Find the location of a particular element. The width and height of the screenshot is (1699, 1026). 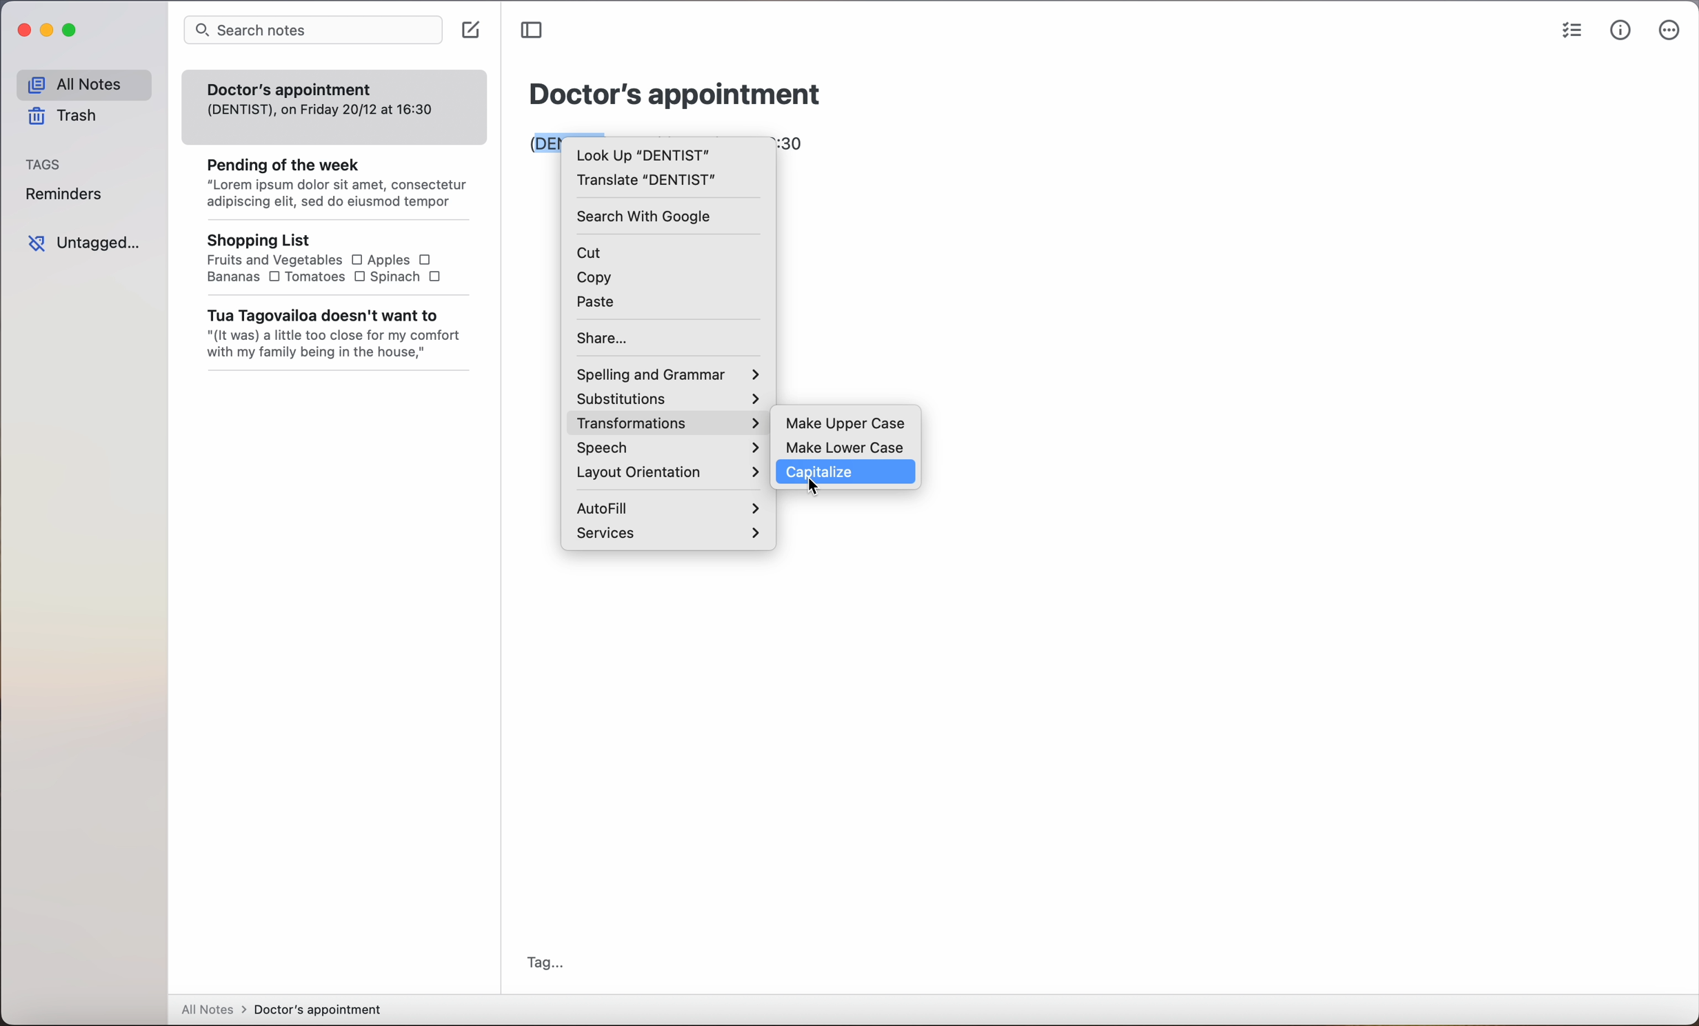

all notes > Doctor's appointment is located at coordinates (283, 1009).